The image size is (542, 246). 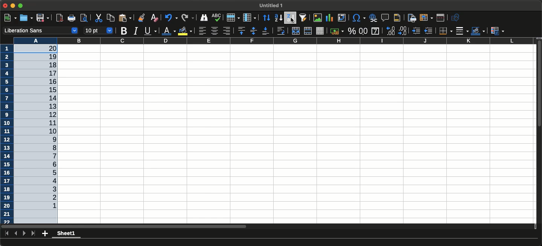 What do you see at coordinates (352, 31) in the screenshot?
I see `Format as percent` at bounding box center [352, 31].